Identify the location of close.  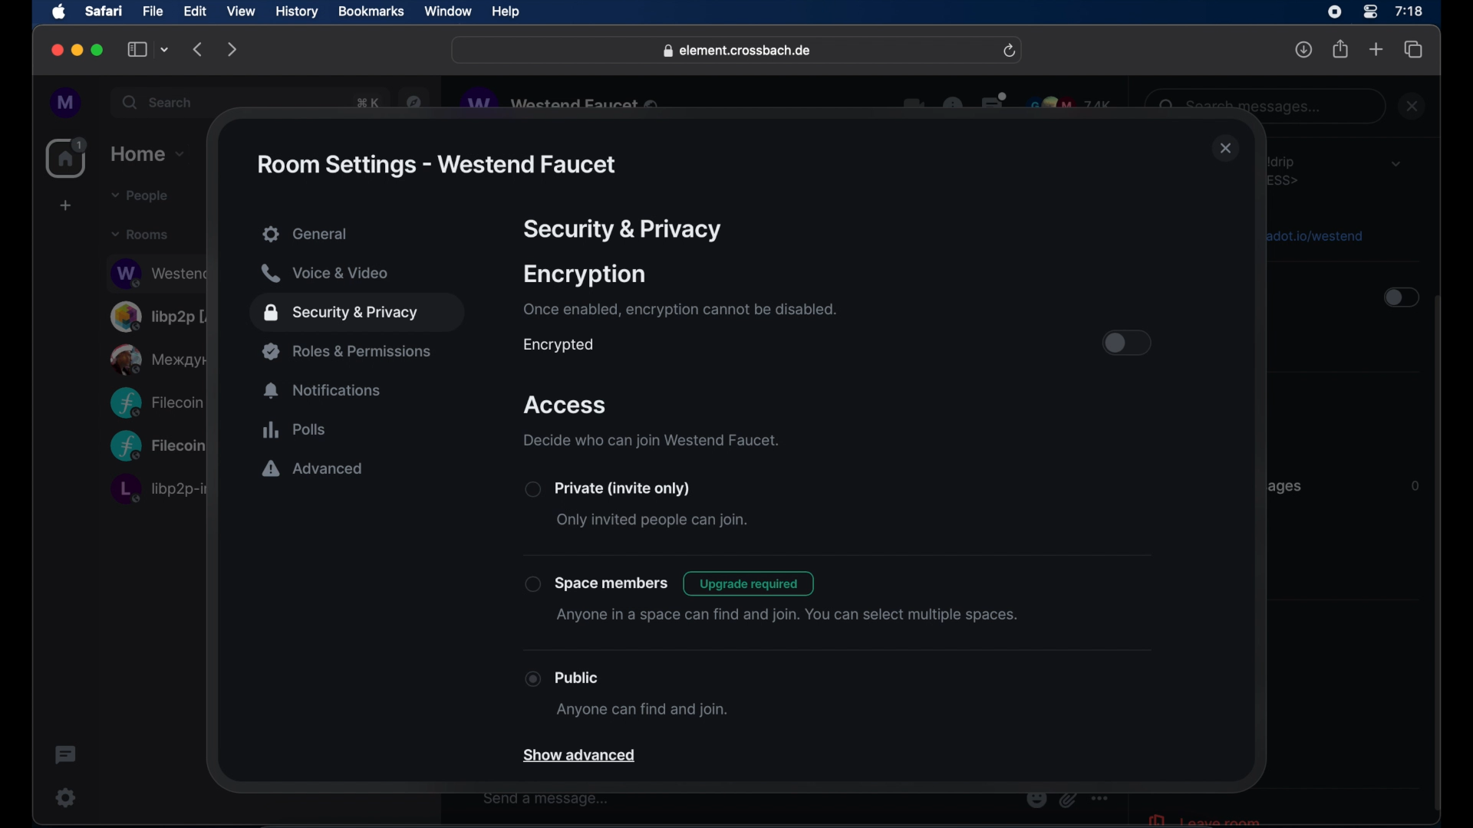
(1226, 149).